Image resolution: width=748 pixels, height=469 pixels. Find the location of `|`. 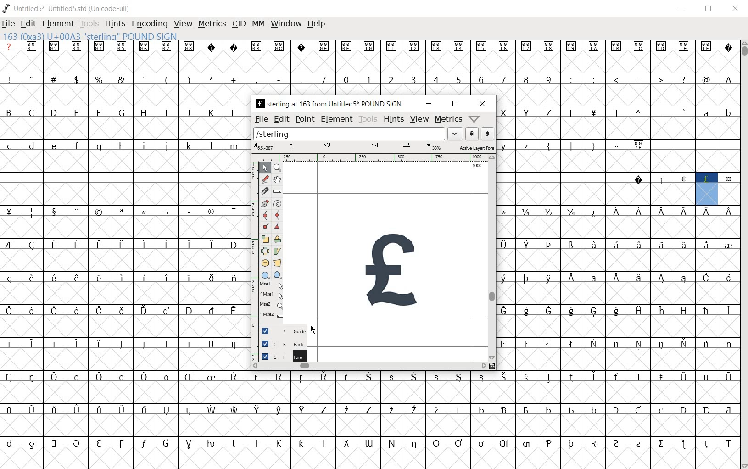

| is located at coordinates (569, 145).